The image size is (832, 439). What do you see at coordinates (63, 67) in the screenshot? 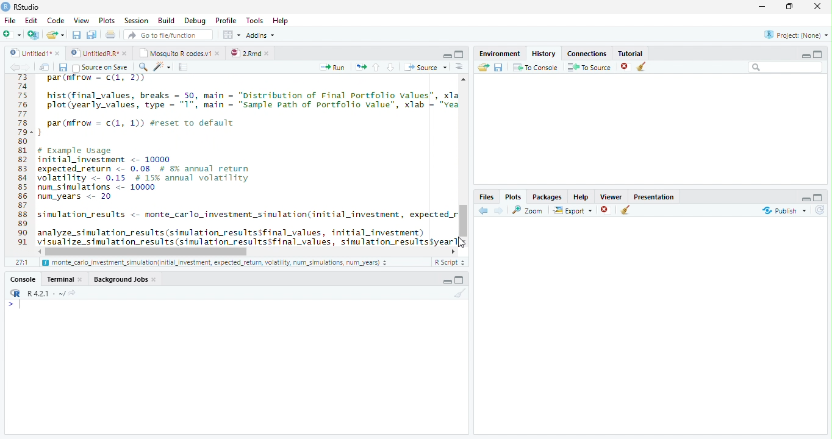
I see `Save` at bounding box center [63, 67].